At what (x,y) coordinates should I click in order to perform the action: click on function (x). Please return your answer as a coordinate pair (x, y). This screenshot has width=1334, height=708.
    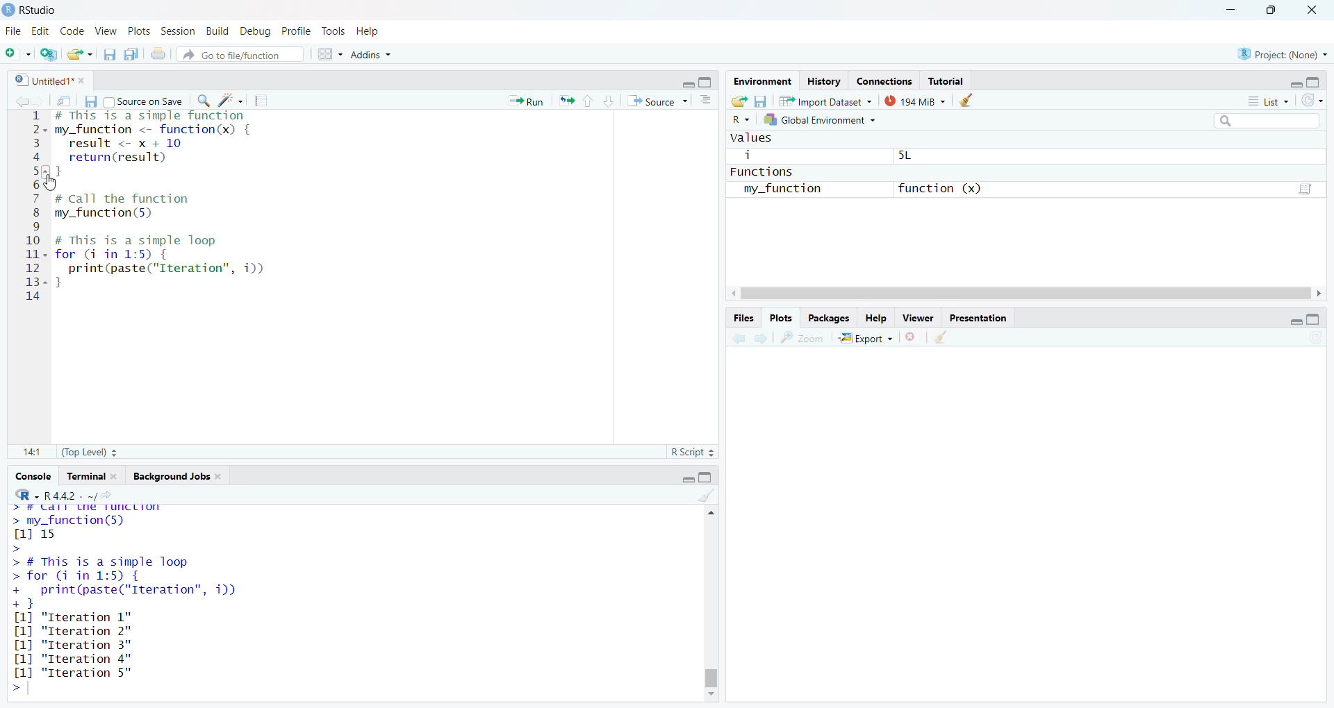
    Looking at the image, I should click on (938, 187).